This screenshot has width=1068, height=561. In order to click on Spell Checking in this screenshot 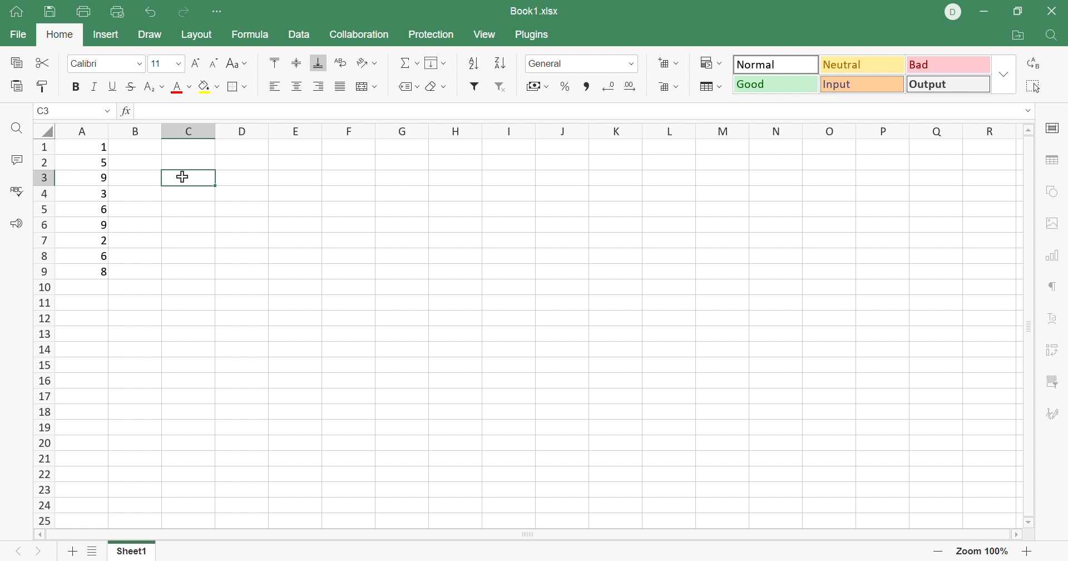, I will do `click(17, 193)`.